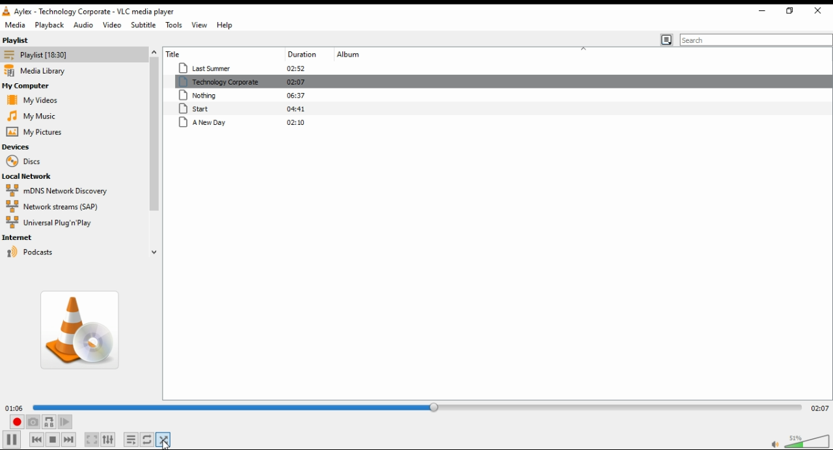  Describe the element at coordinates (195, 54) in the screenshot. I see `title` at that location.